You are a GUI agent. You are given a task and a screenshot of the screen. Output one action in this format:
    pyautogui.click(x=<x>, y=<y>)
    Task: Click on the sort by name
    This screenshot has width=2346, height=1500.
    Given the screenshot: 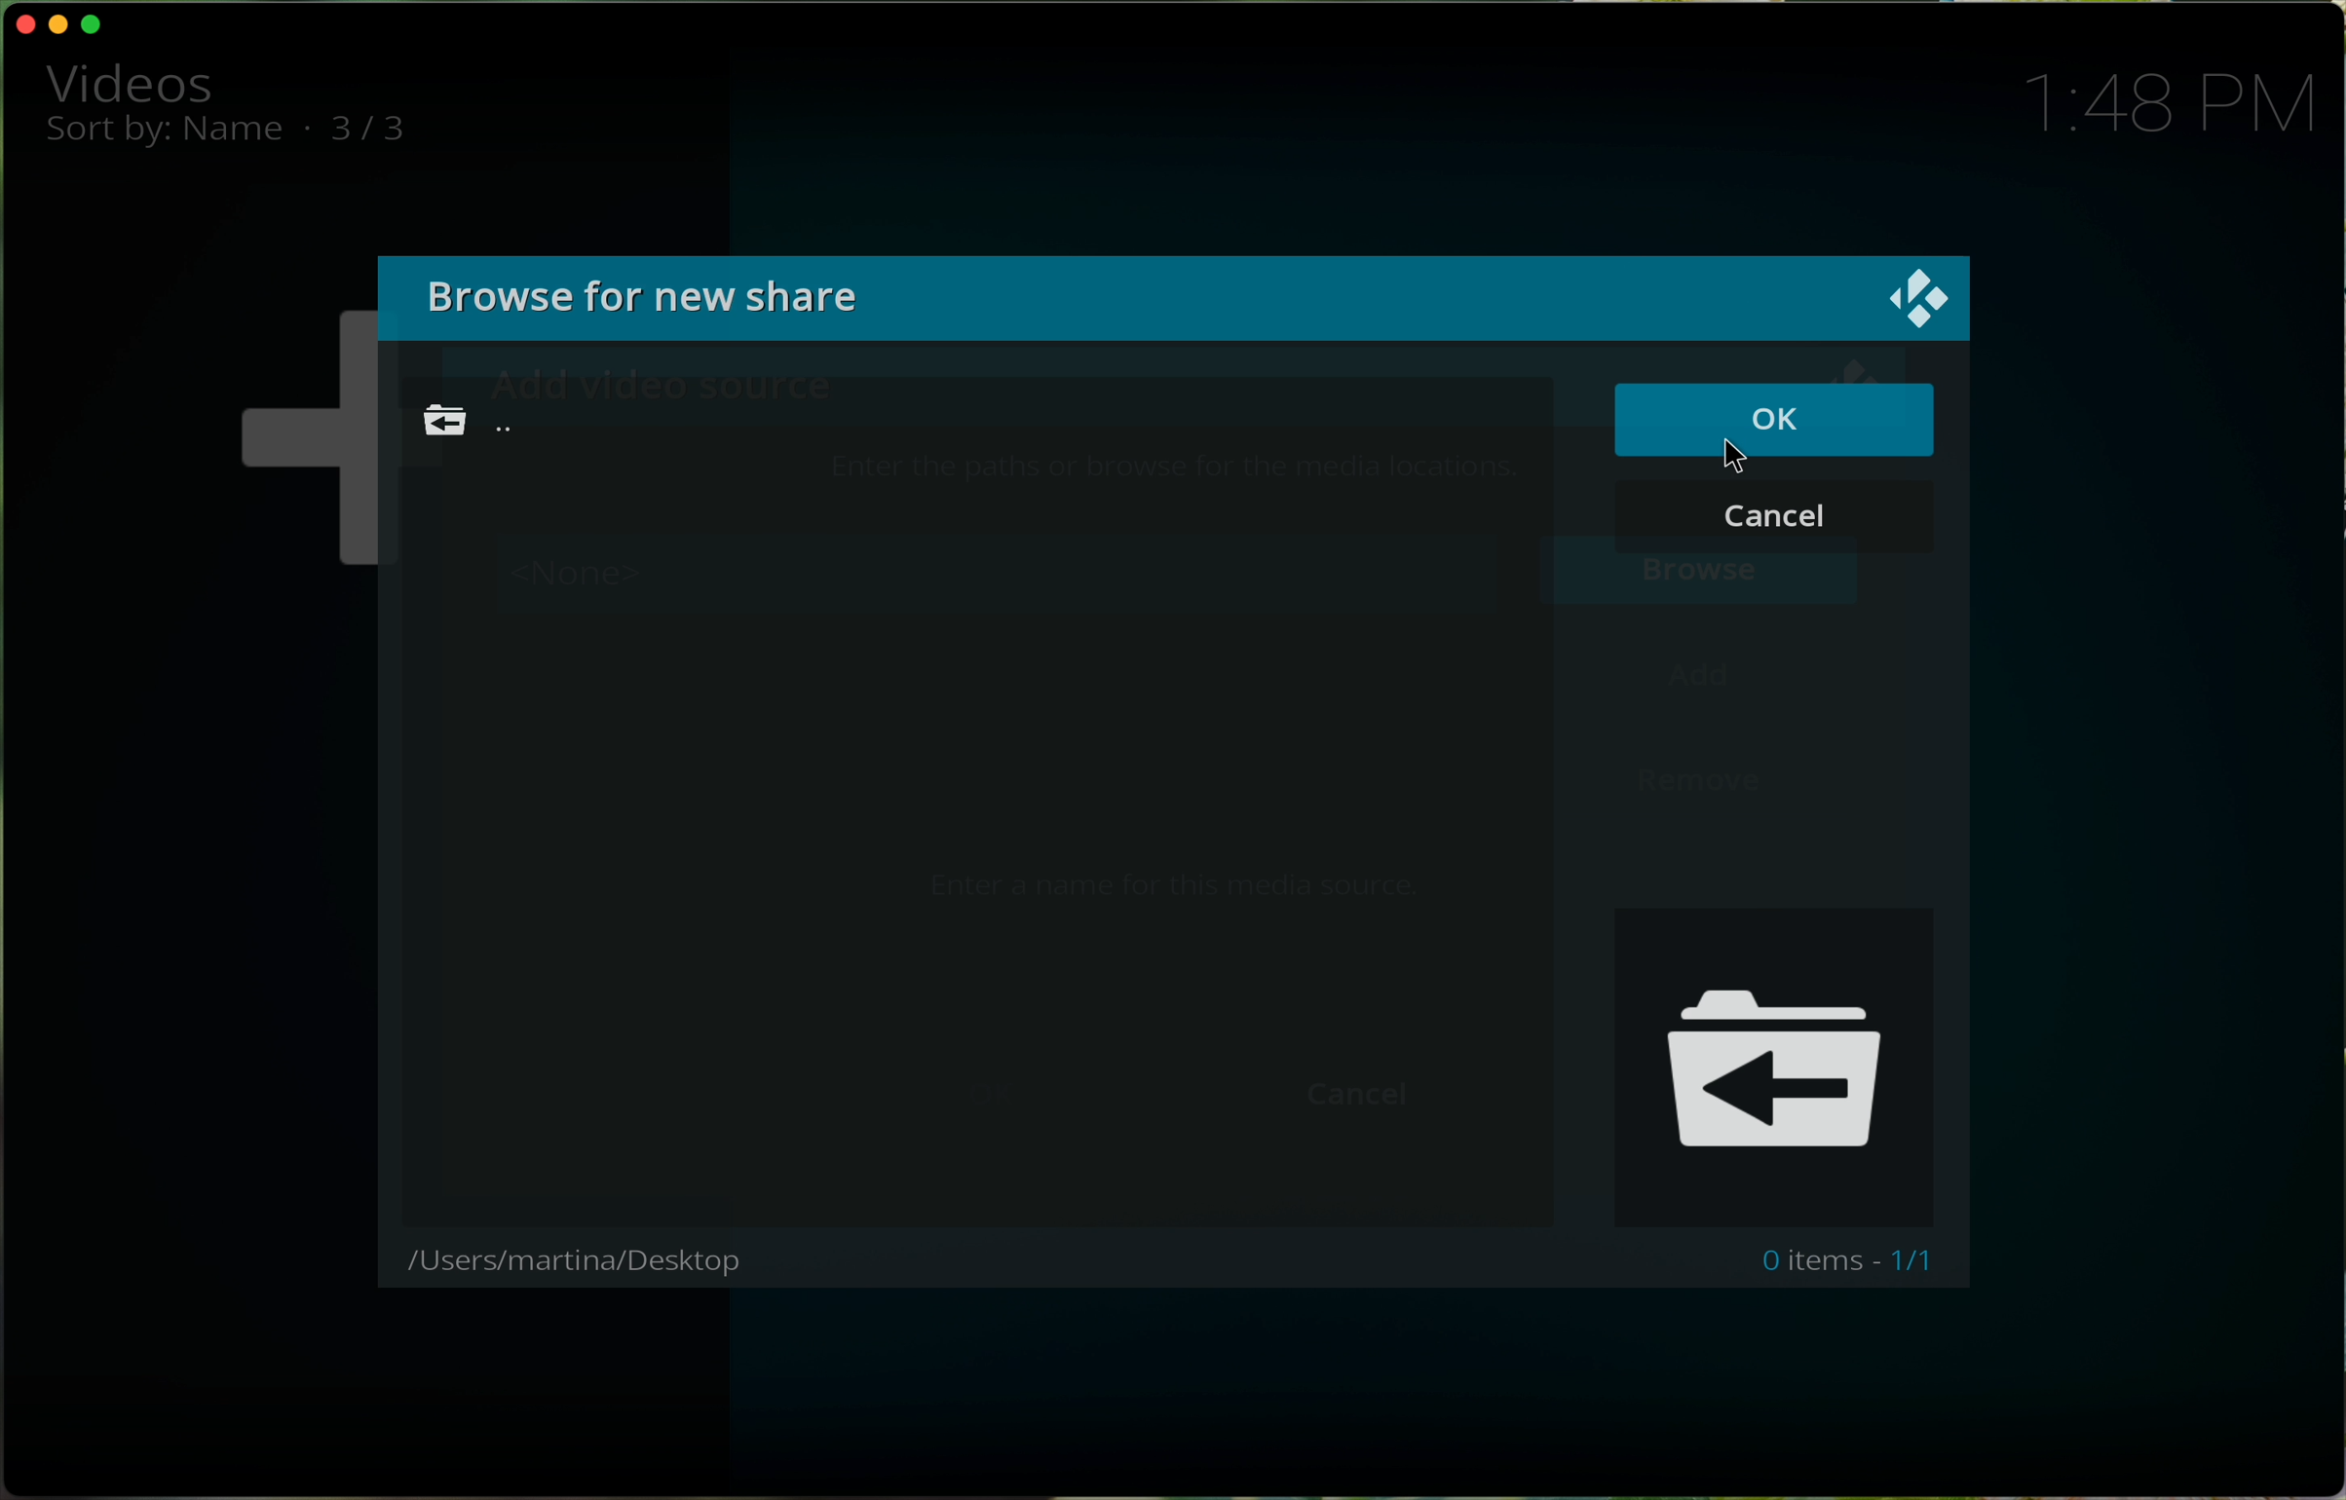 What is the action you would take?
    pyautogui.click(x=166, y=136)
    